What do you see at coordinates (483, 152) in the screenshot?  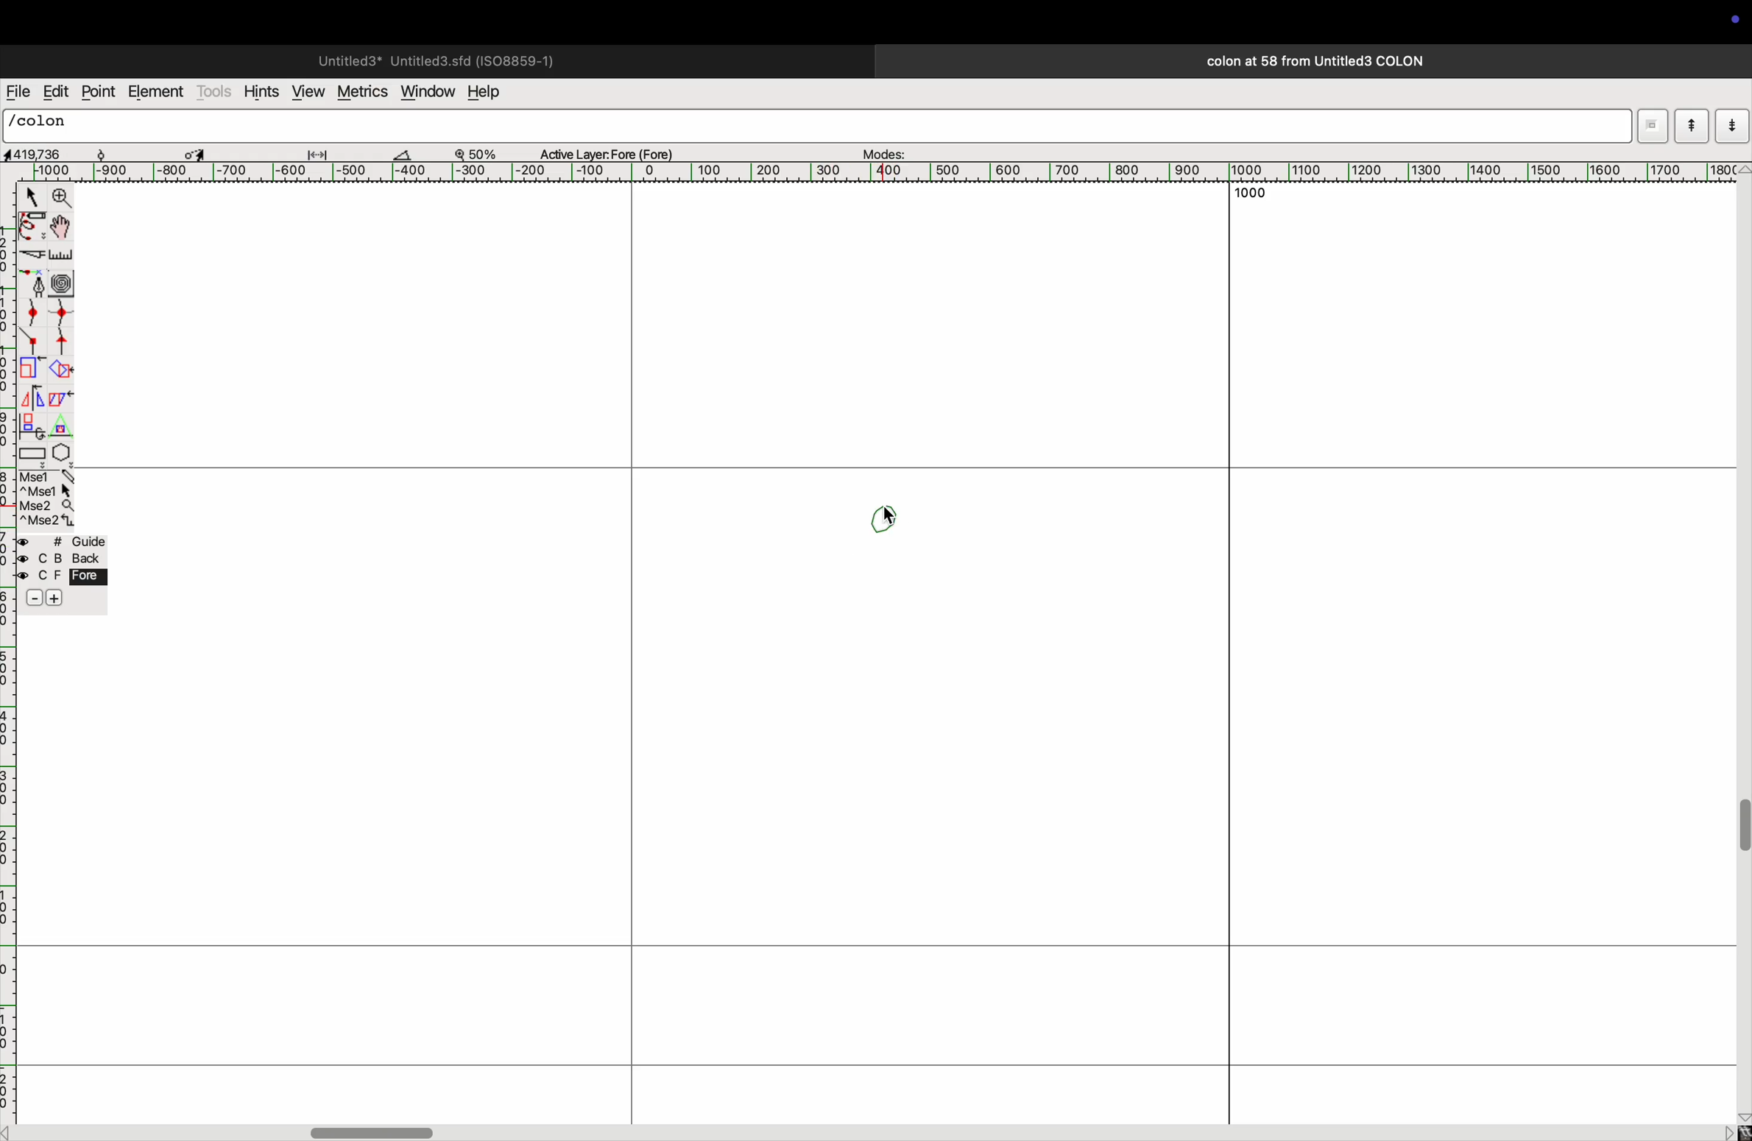 I see `zoom` at bounding box center [483, 152].